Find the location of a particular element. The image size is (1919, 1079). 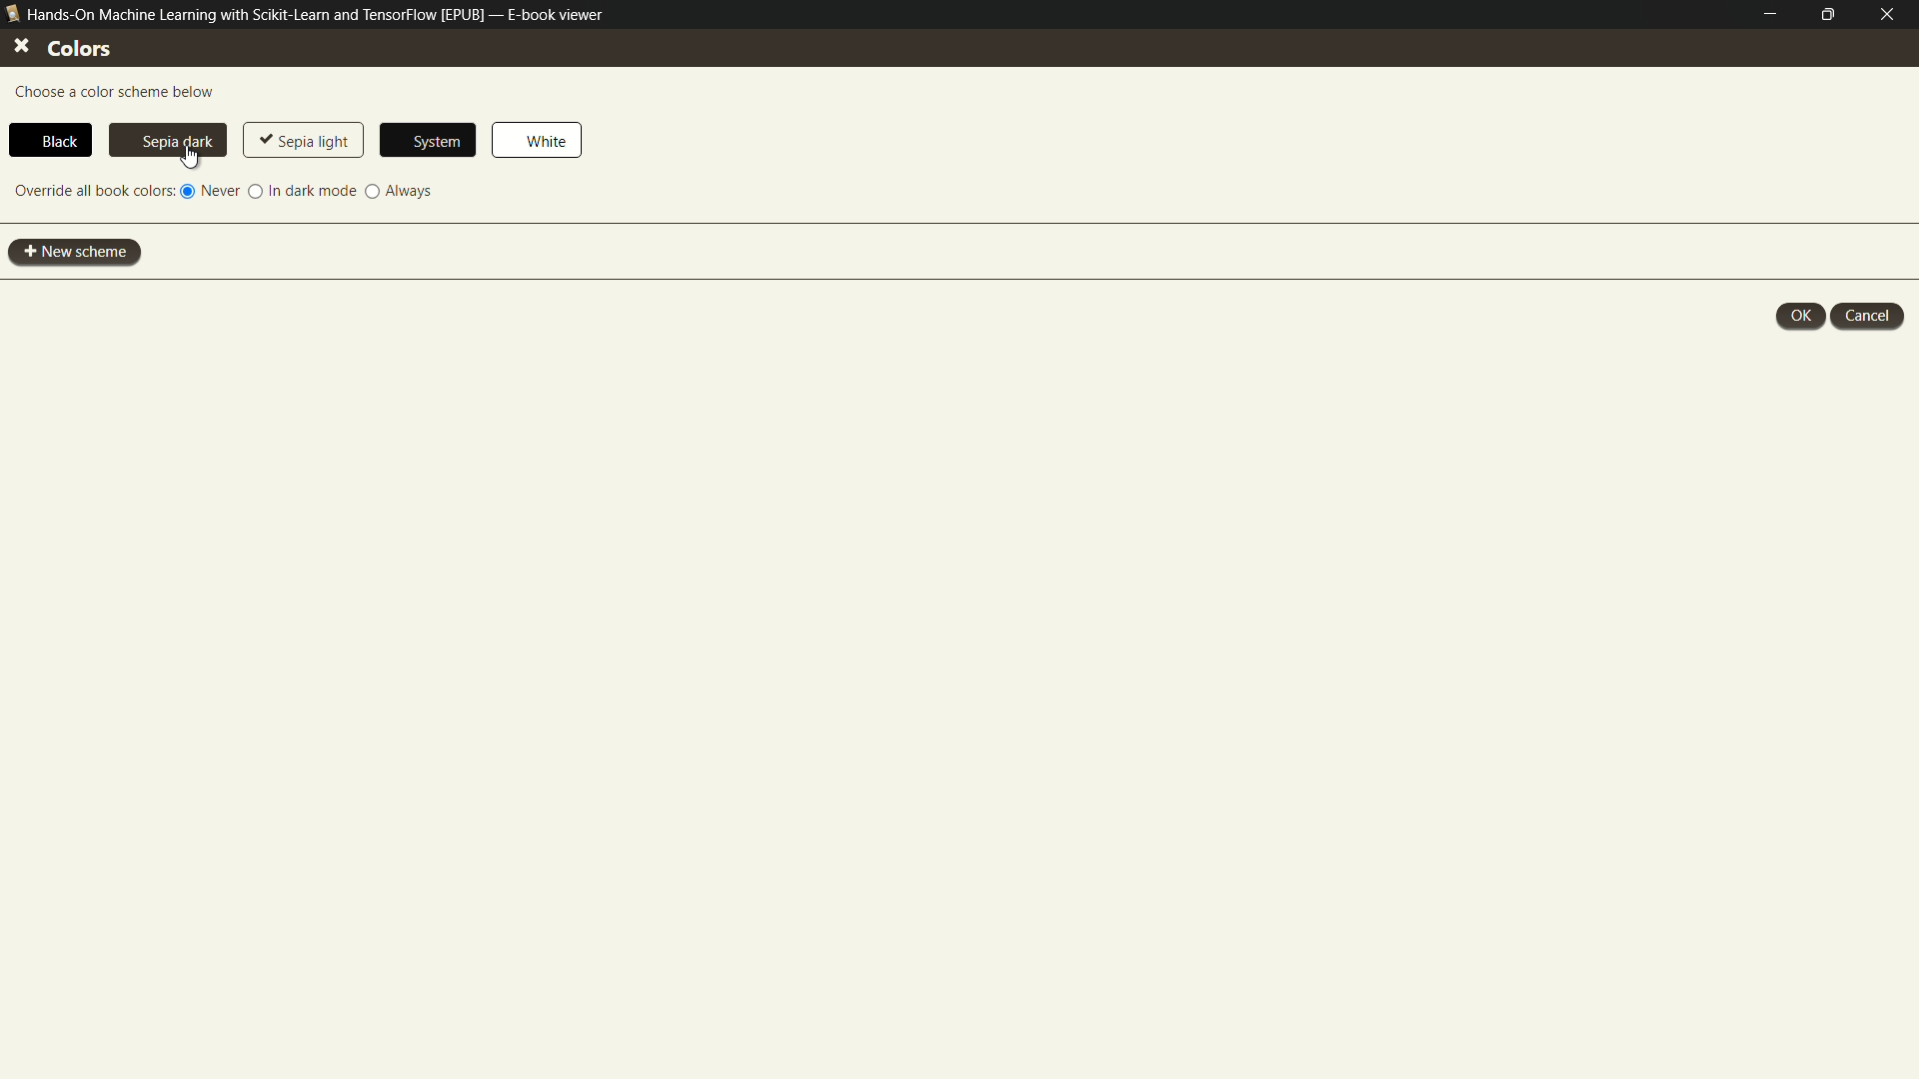

cursor is located at coordinates (188, 162).